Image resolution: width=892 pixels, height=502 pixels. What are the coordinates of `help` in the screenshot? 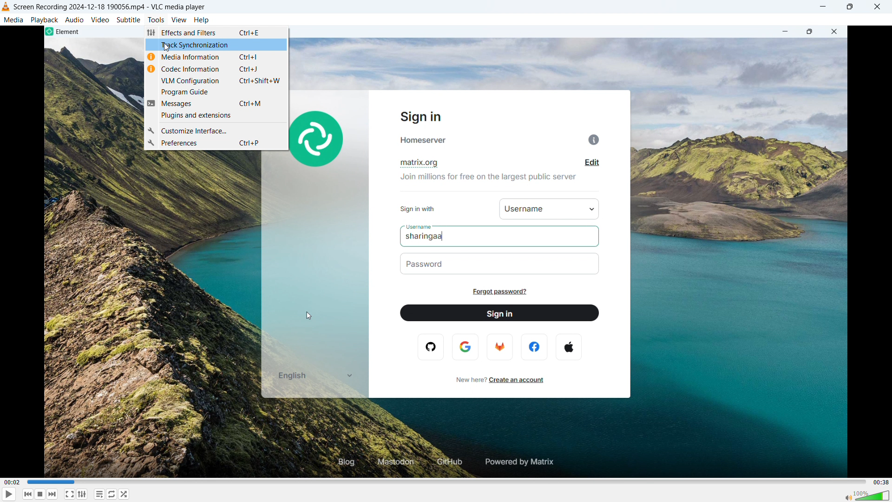 It's located at (203, 20).